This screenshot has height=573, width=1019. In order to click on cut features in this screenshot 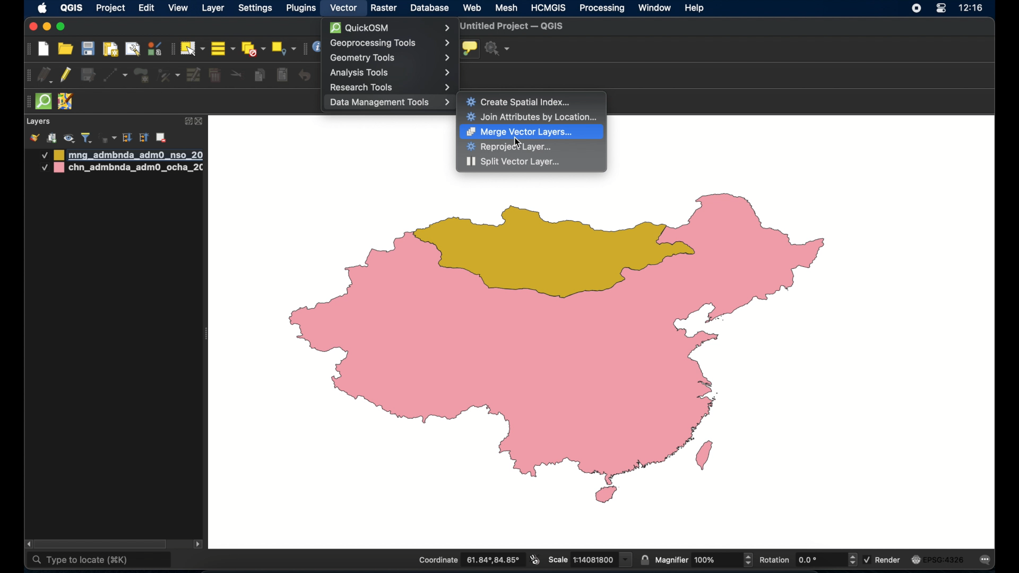, I will do `click(237, 75)`.